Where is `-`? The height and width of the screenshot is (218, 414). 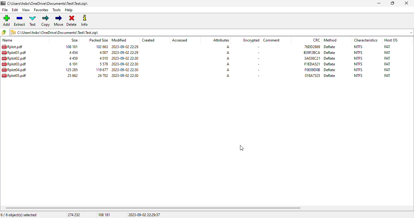
- is located at coordinates (258, 64).